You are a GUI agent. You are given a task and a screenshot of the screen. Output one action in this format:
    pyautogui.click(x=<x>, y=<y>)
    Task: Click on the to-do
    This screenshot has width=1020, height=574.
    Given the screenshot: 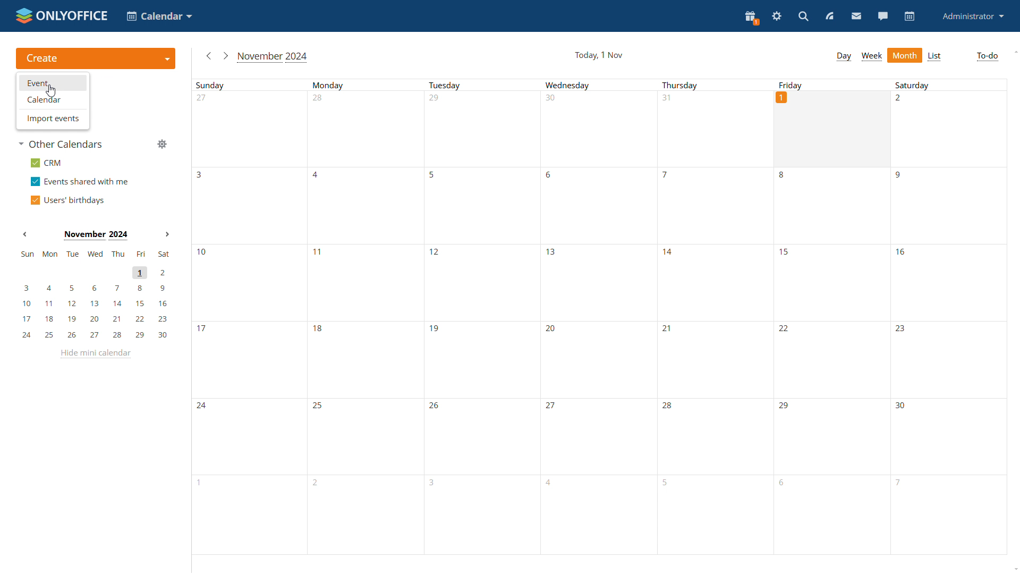 What is the action you would take?
    pyautogui.click(x=987, y=56)
    